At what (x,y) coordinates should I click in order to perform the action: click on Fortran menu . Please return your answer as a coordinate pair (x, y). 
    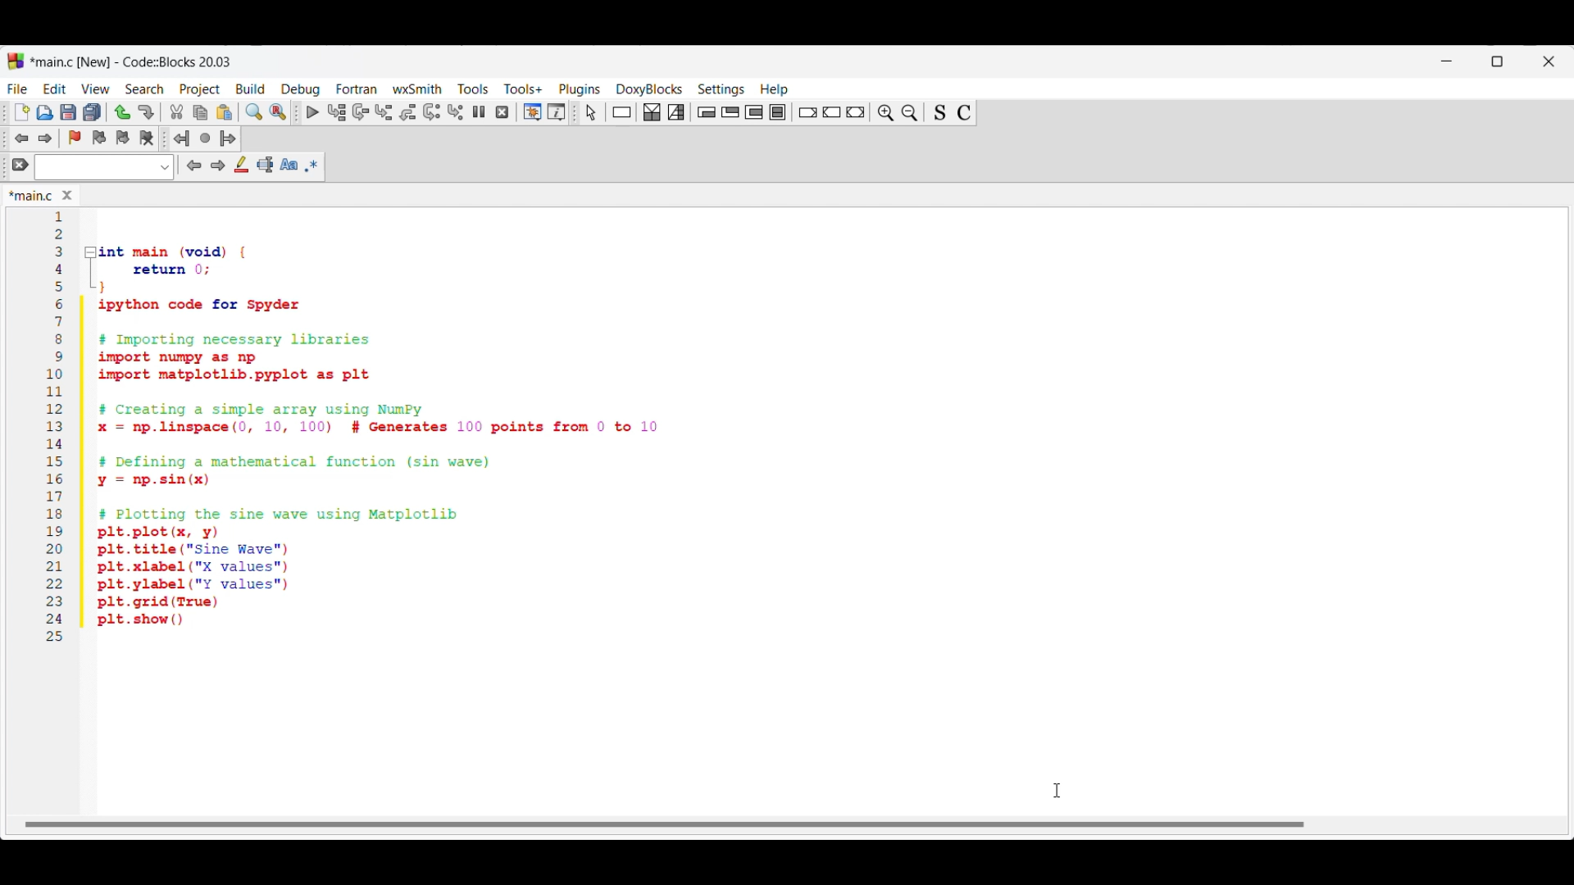
    Looking at the image, I should click on (357, 88).